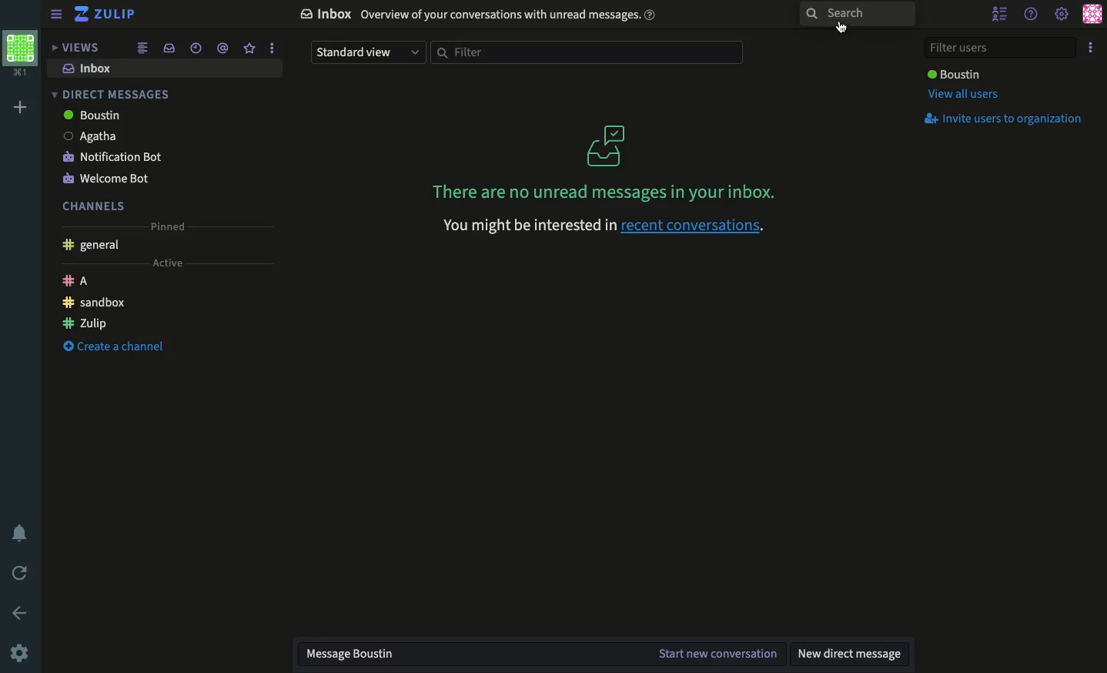  Describe the element at coordinates (23, 533) in the screenshot. I see `Notification` at that location.